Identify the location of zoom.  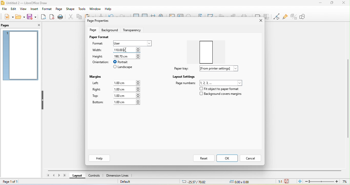
(327, 181).